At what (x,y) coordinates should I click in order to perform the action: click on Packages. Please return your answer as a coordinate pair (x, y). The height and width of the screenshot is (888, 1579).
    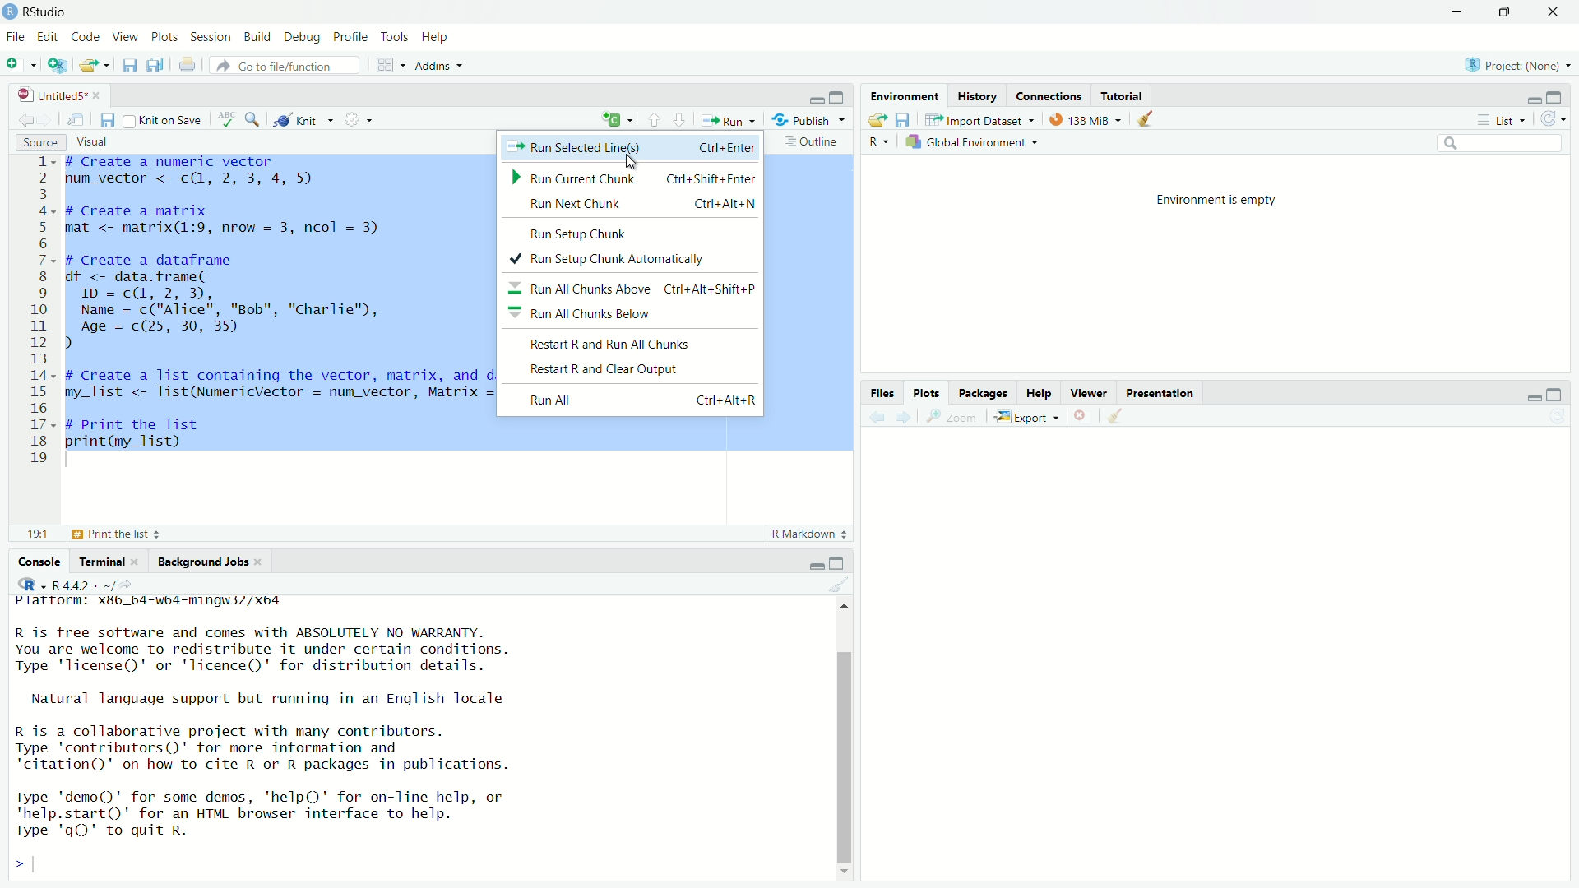
    Looking at the image, I should click on (984, 394).